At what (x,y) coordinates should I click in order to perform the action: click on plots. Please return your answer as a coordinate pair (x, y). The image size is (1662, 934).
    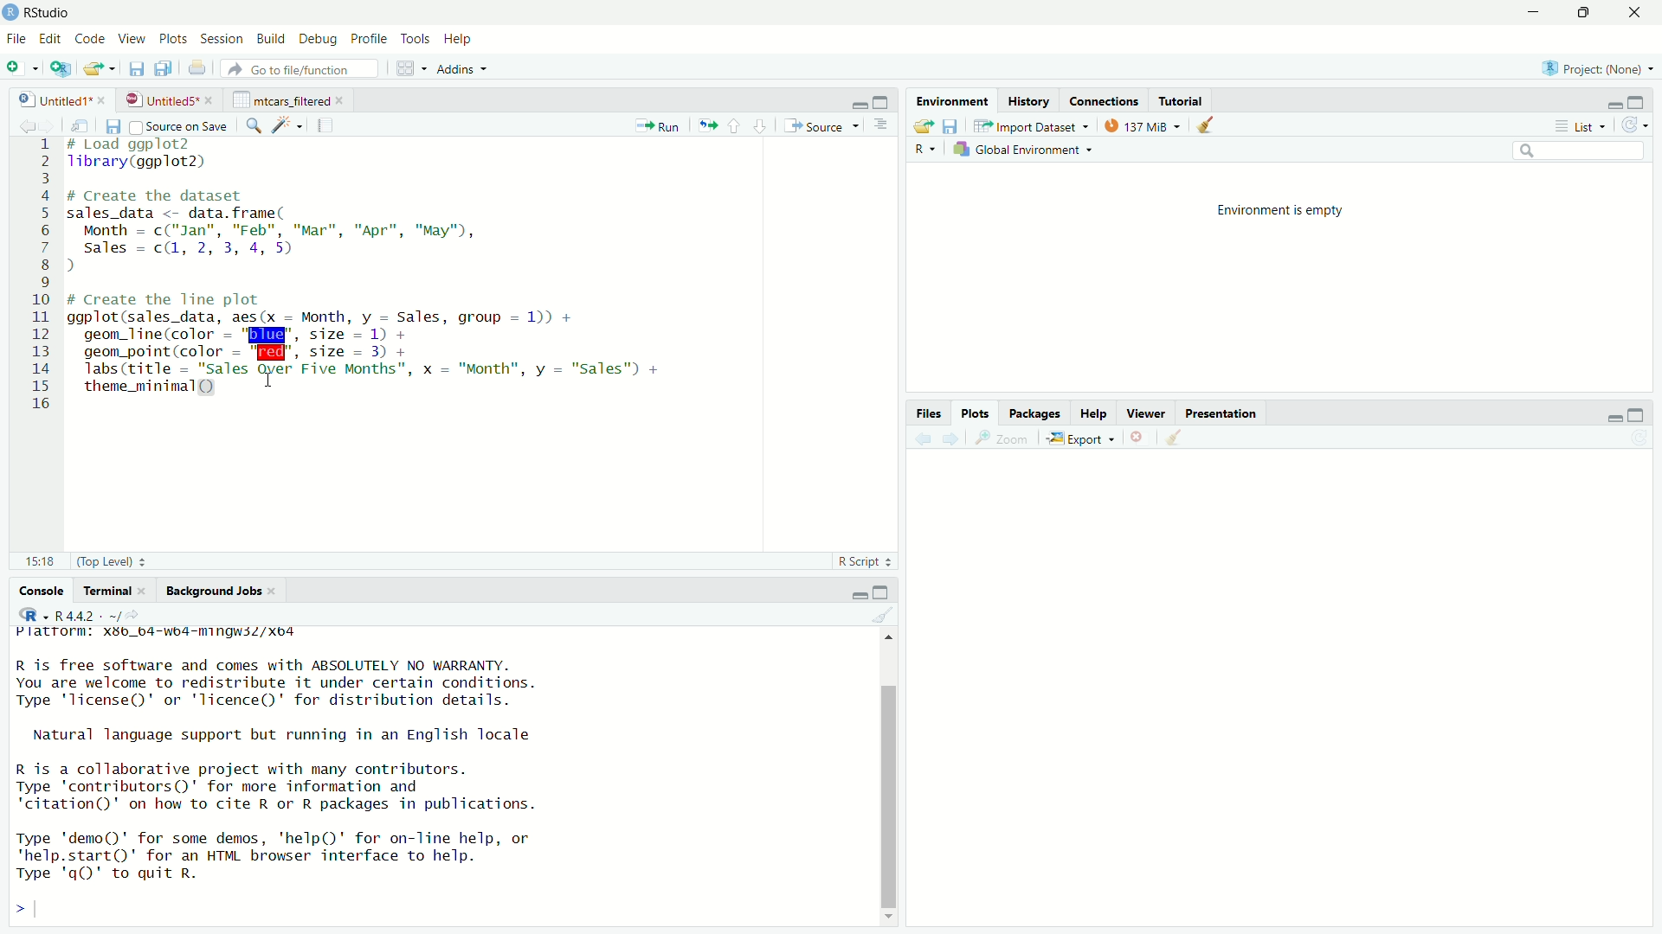
    Looking at the image, I should click on (176, 40).